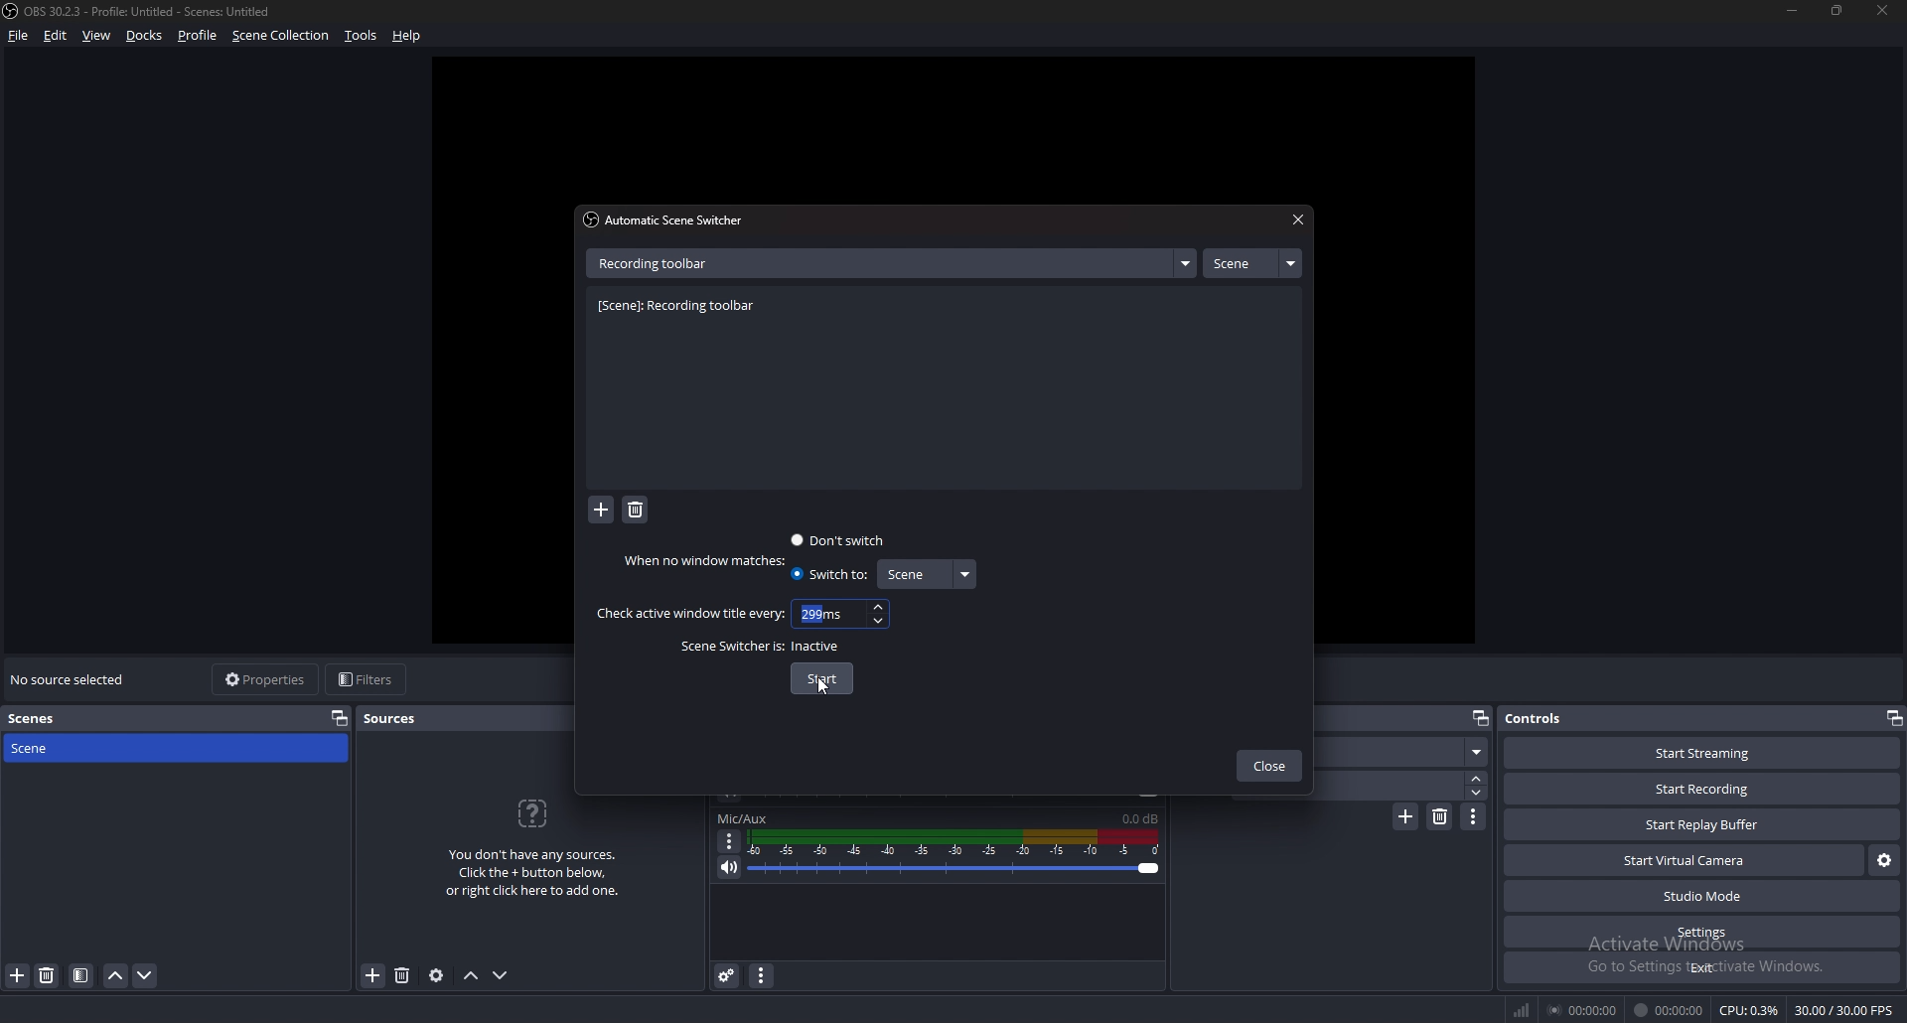  Describe the element at coordinates (1554, 717) in the screenshot. I see `controls` at that location.